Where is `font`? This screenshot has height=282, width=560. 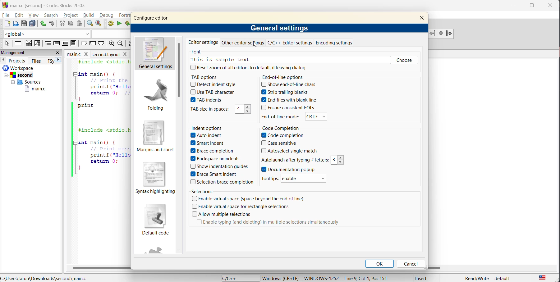
font is located at coordinates (200, 51).